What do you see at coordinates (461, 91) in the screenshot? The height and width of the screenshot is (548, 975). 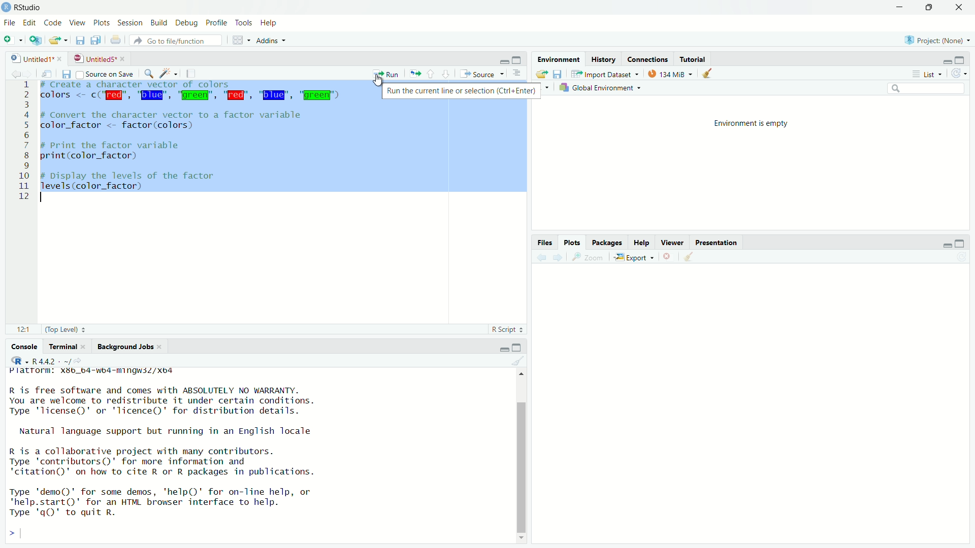 I see `run the current line or selection (Ctrl+Enter)` at bounding box center [461, 91].